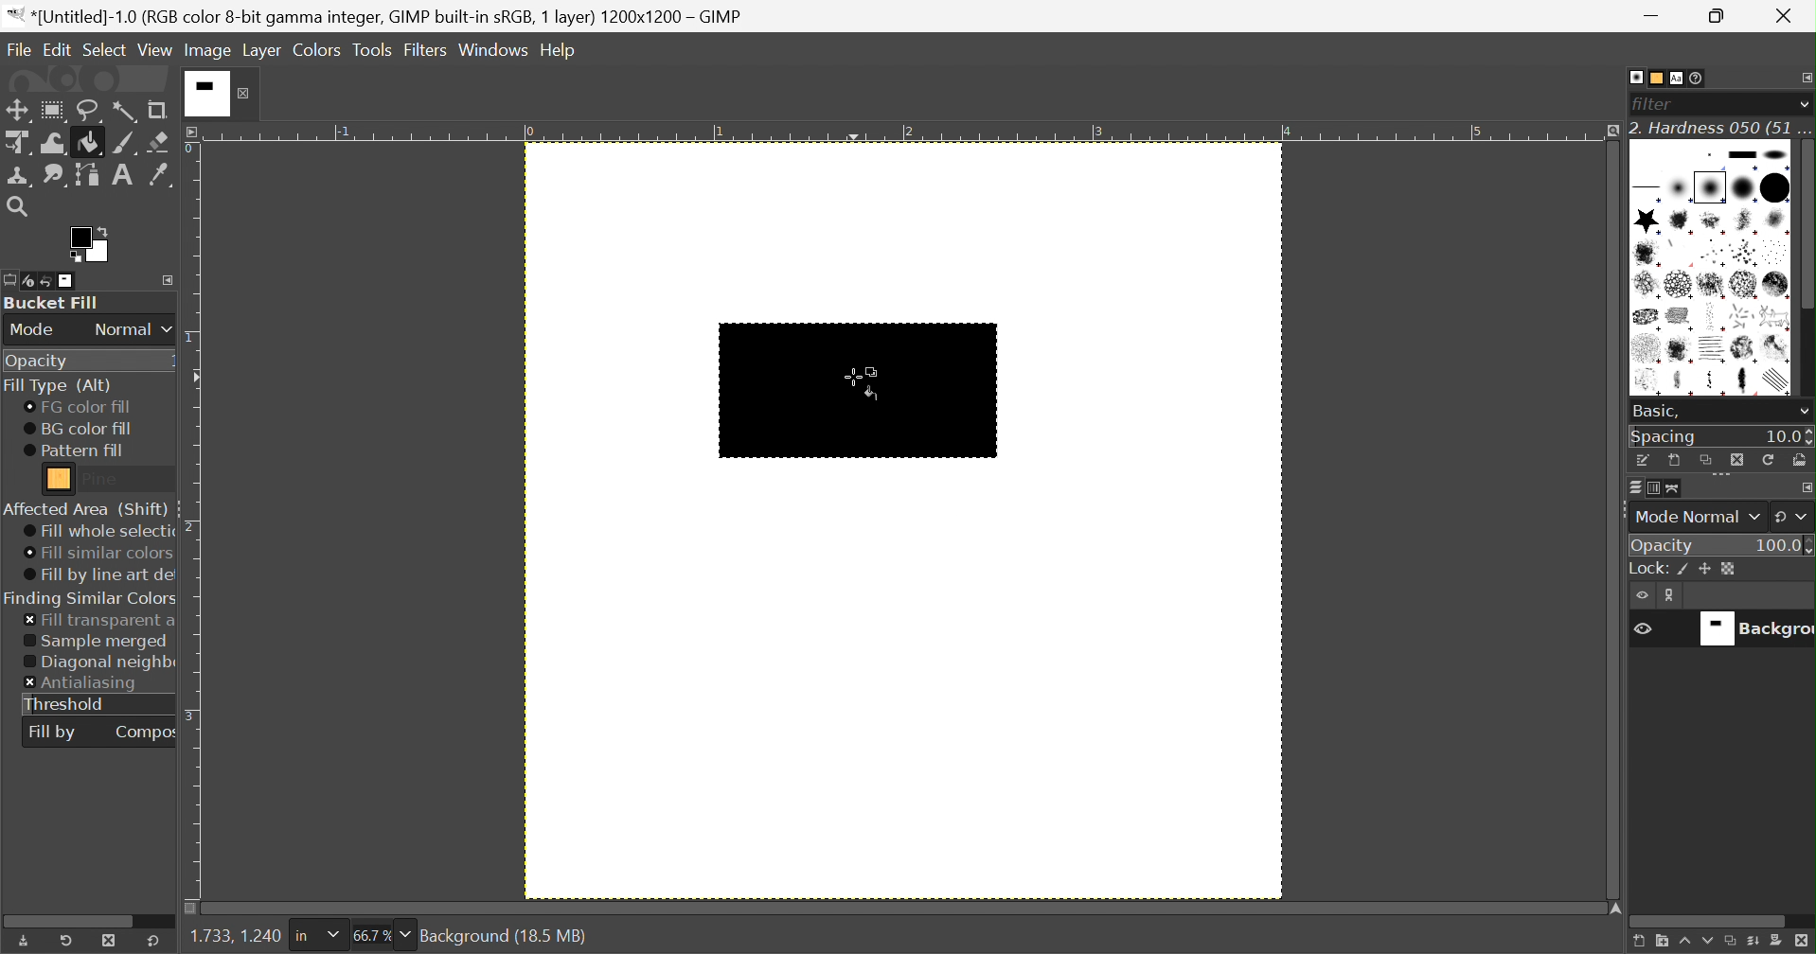 Image resolution: width=1816 pixels, height=954 pixels. I want to click on Fill by, so click(52, 733).